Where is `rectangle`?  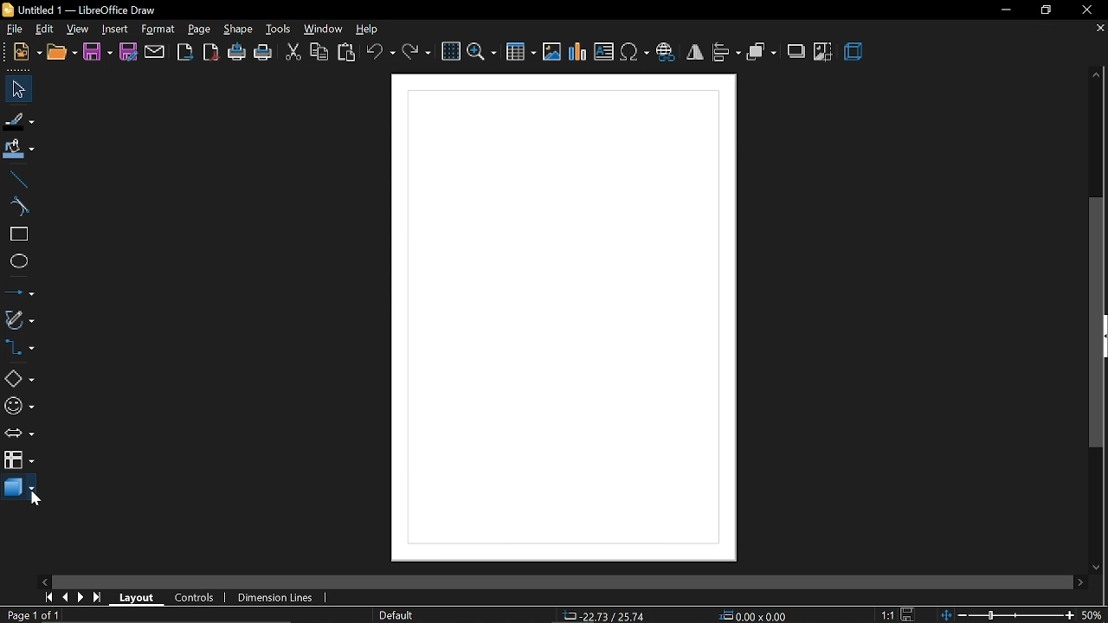 rectangle is located at coordinates (18, 235).